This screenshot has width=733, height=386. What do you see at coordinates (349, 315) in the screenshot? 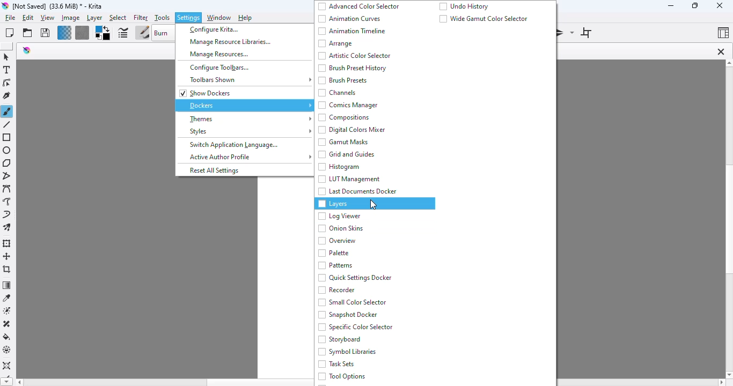
I see `snapshot docker` at bounding box center [349, 315].